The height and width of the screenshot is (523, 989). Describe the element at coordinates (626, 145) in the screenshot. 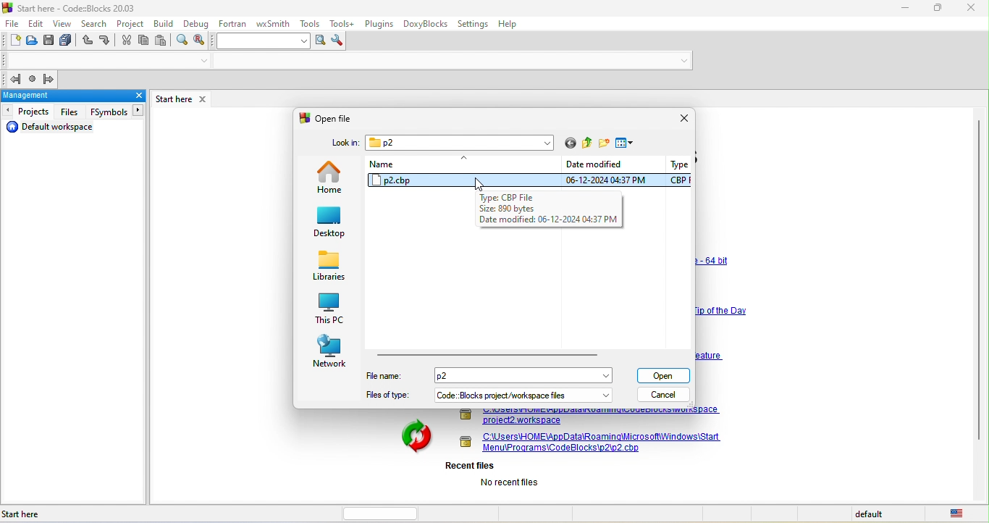

I see `view menu` at that location.